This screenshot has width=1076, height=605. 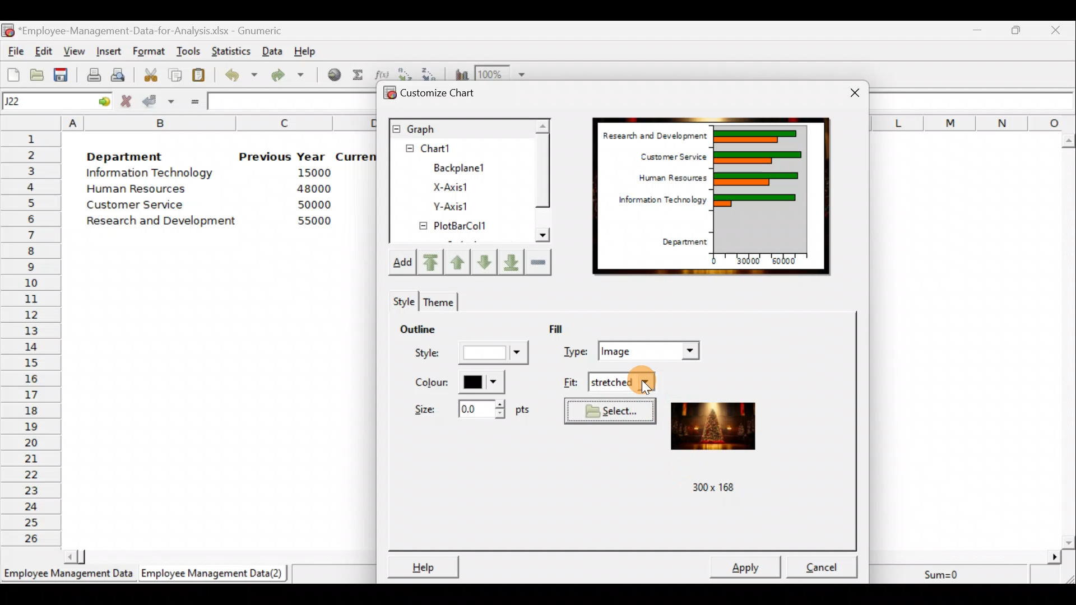 What do you see at coordinates (130, 205) in the screenshot?
I see `Customer Service` at bounding box center [130, 205].